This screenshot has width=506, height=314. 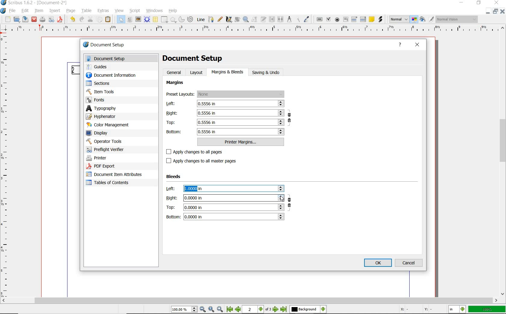 What do you see at coordinates (249, 301) in the screenshot?
I see `scroll bar` at bounding box center [249, 301].